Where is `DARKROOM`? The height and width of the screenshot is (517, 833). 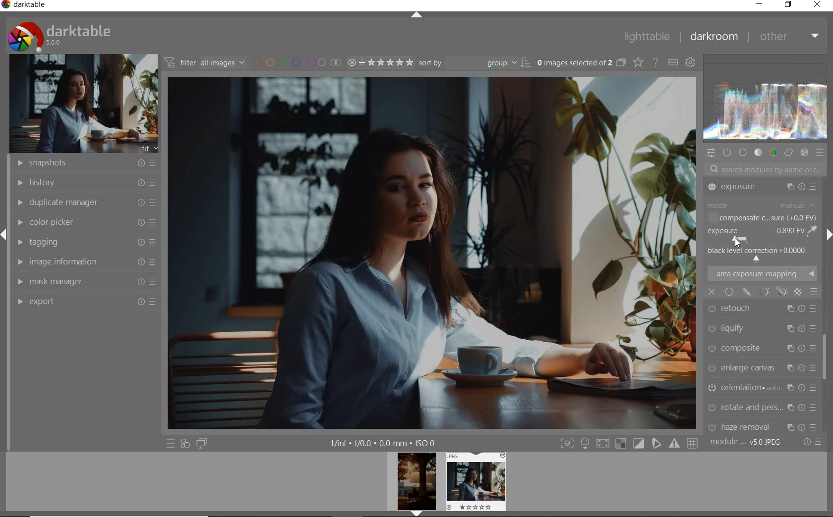
DARKROOM is located at coordinates (715, 36).